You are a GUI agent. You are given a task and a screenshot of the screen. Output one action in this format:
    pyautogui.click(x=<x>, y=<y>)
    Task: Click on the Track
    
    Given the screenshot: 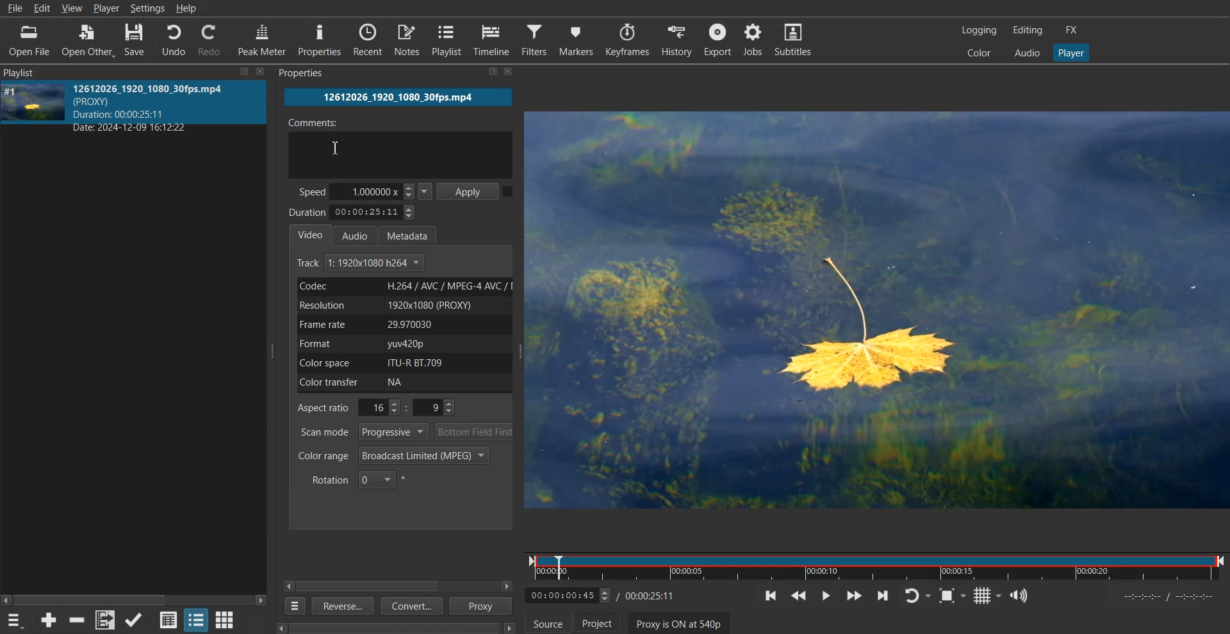 What is the action you would take?
    pyautogui.click(x=362, y=263)
    